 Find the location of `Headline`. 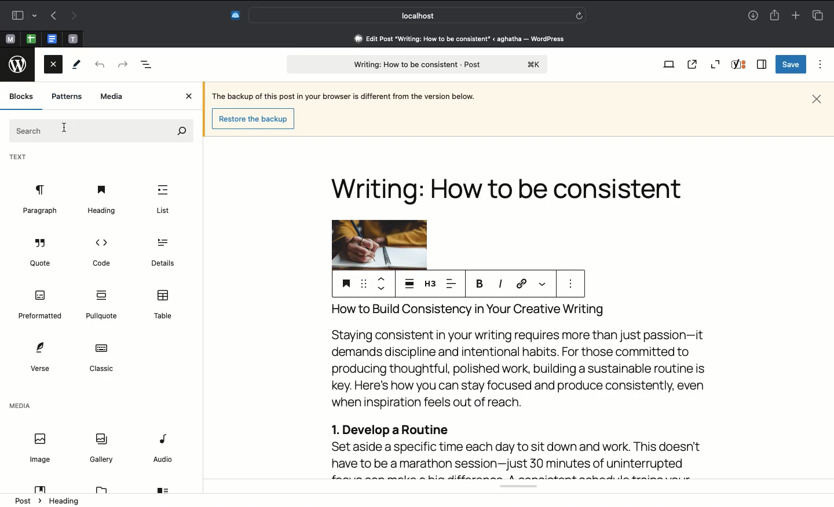

Headline is located at coordinates (511, 179).